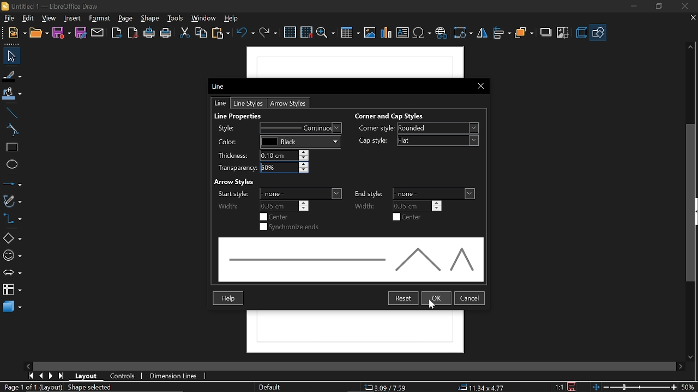 The width and height of the screenshot is (698, 392). What do you see at coordinates (290, 227) in the screenshot?
I see `Synchronize ends` at bounding box center [290, 227].